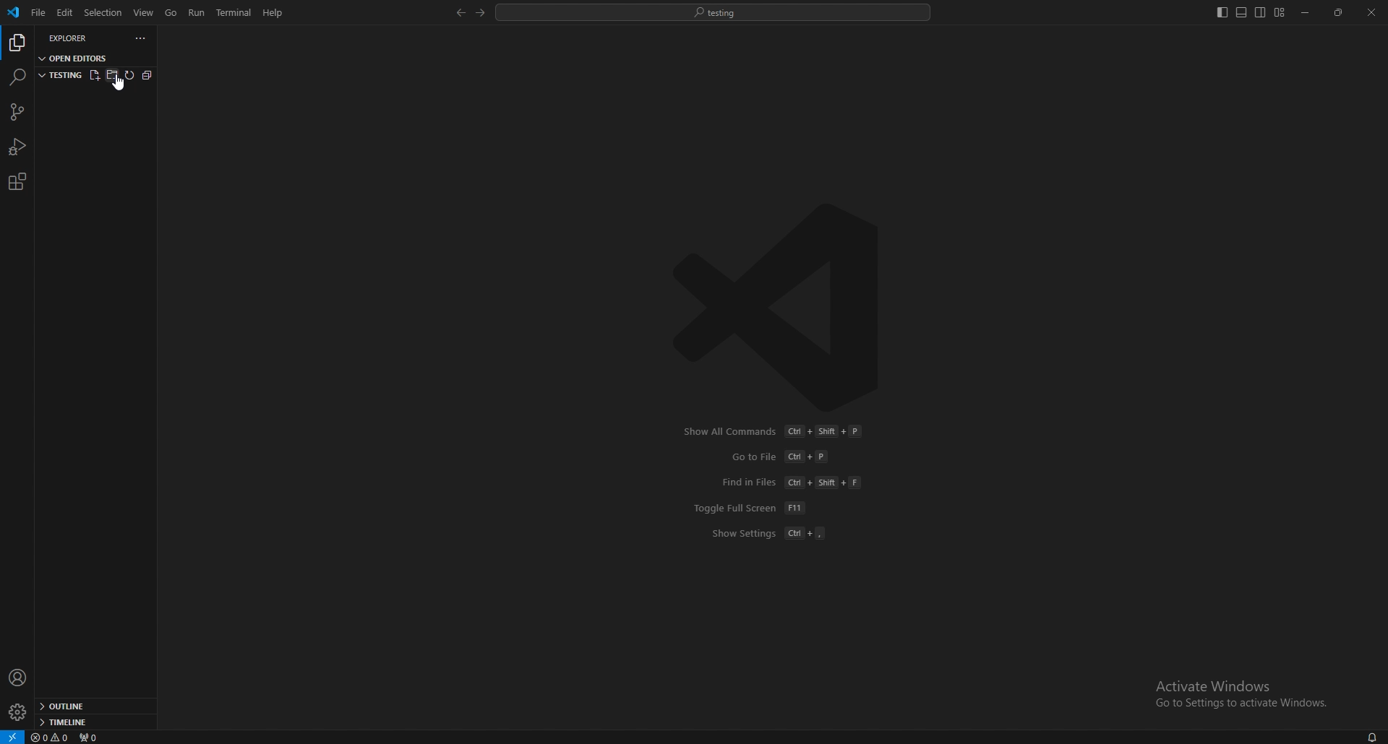 The image size is (1388, 744). What do you see at coordinates (171, 13) in the screenshot?
I see `go` at bounding box center [171, 13].